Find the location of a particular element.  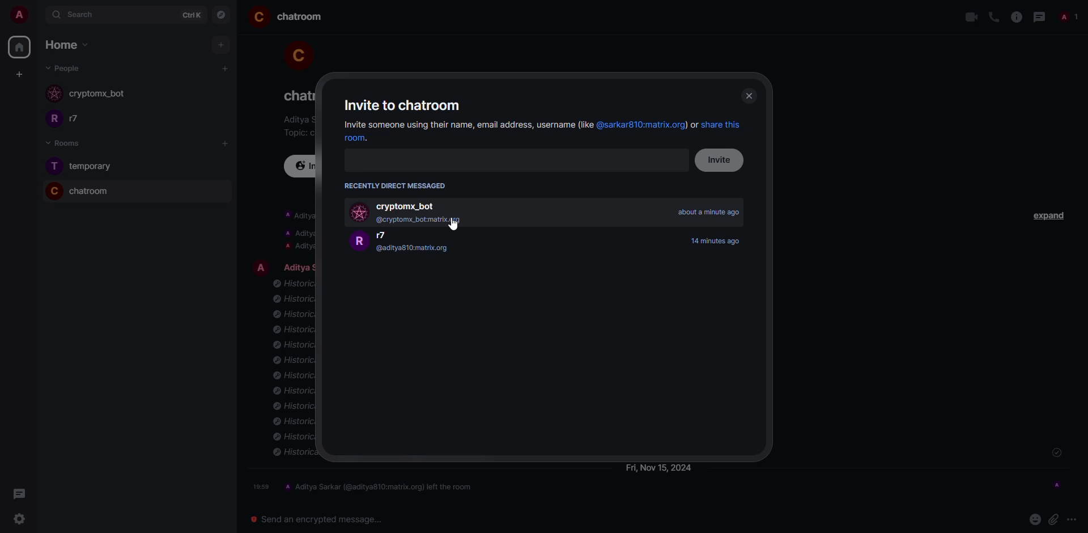

day is located at coordinates (660, 468).